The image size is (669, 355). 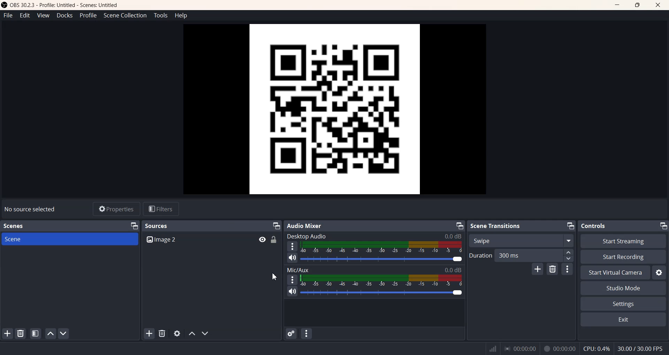 What do you see at coordinates (69, 239) in the screenshot?
I see `Scene` at bounding box center [69, 239].